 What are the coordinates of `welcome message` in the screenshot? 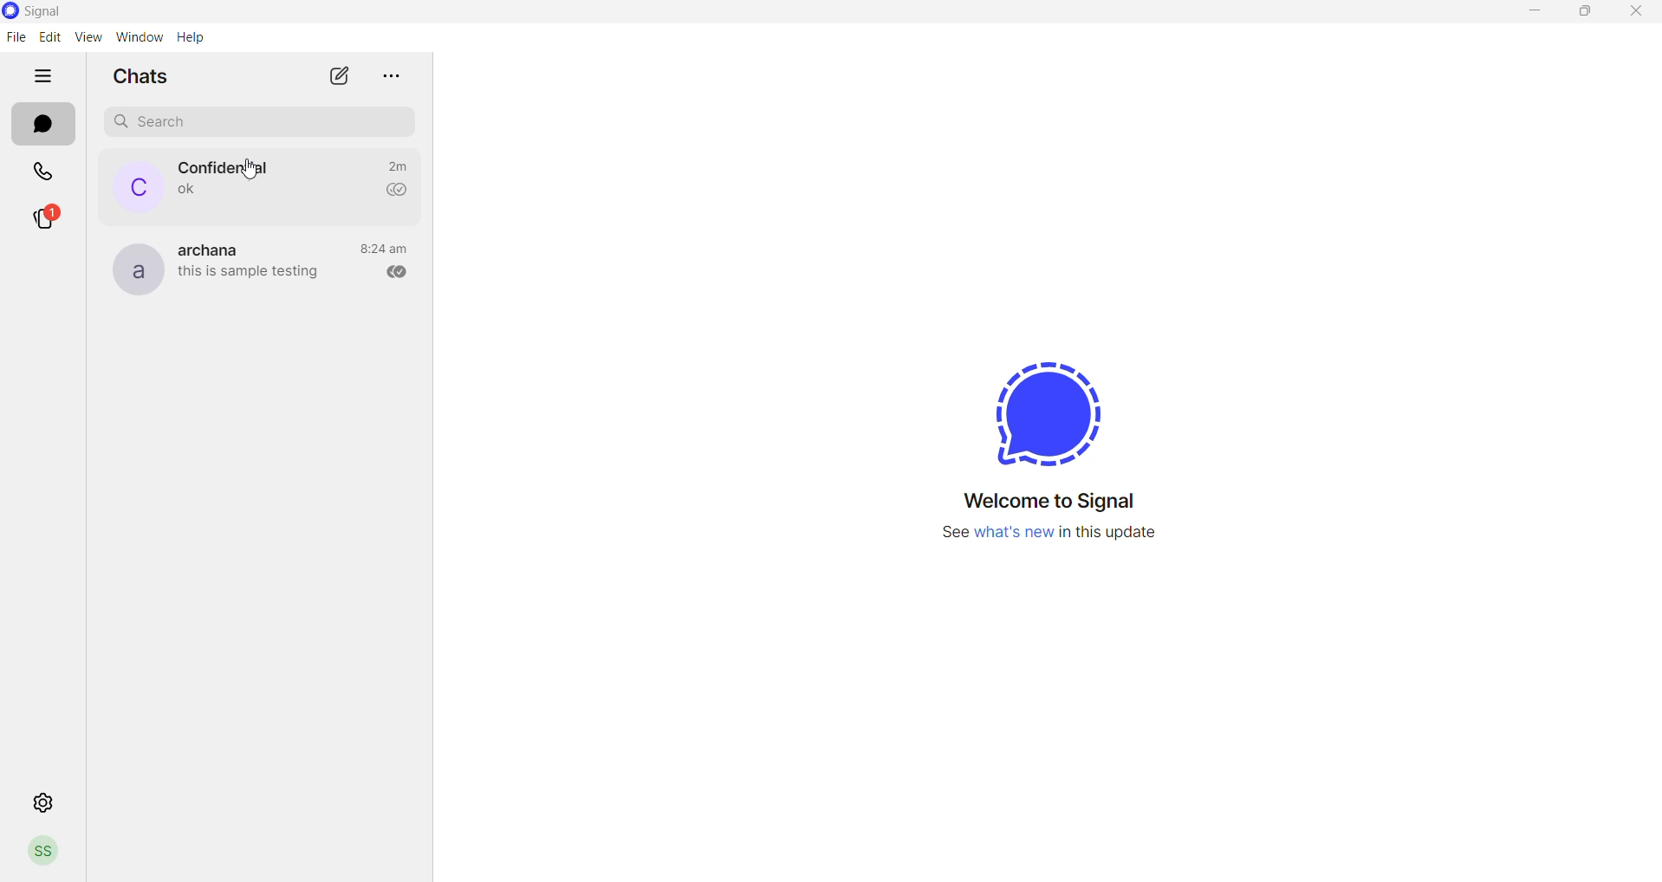 It's located at (1044, 503).